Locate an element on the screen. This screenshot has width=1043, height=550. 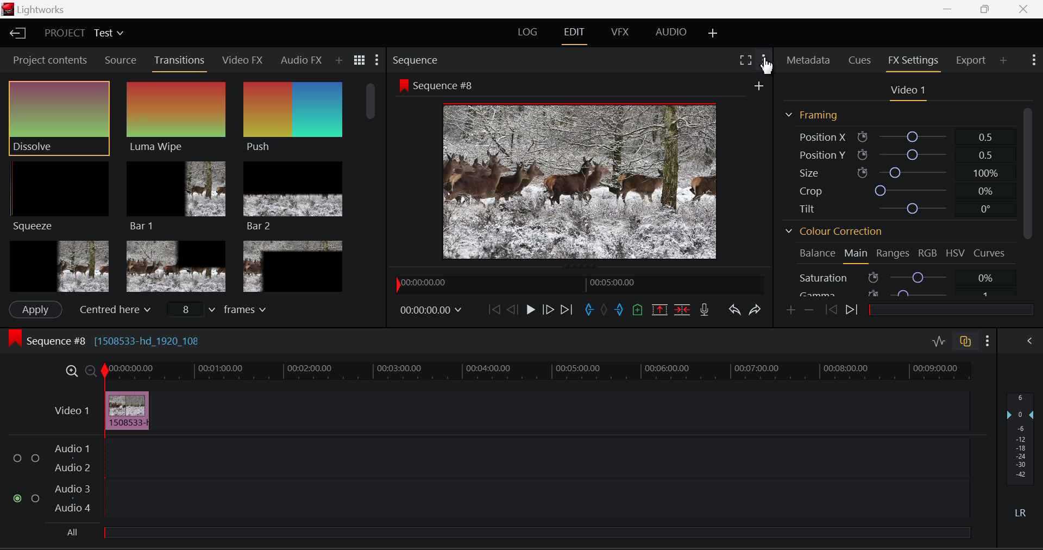
Ranges is located at coordinates (894, 254).